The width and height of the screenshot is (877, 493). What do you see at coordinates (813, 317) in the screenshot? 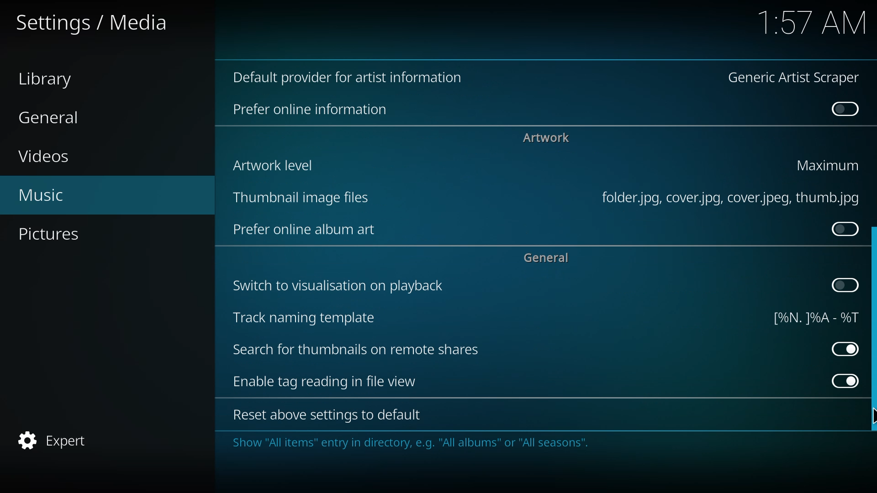
I see `template` at bounding box center [813, 317].